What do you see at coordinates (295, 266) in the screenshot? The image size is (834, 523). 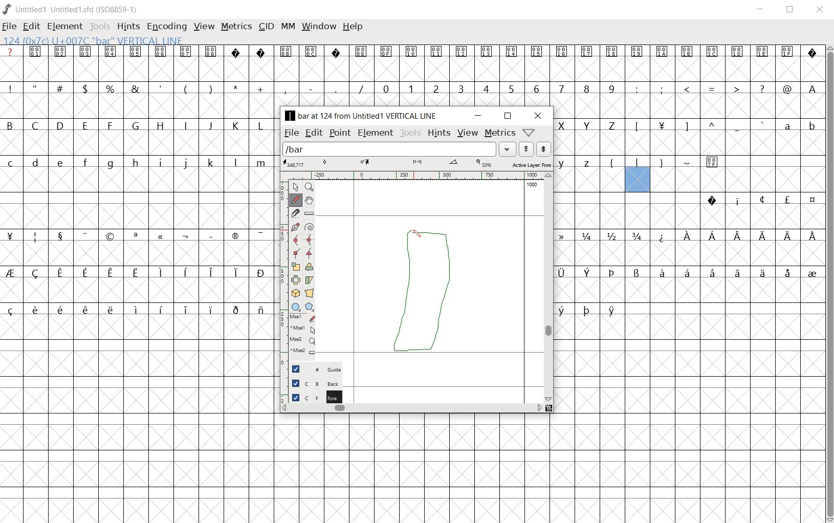 I see `scale the selection` at bounding box center [295, 266].